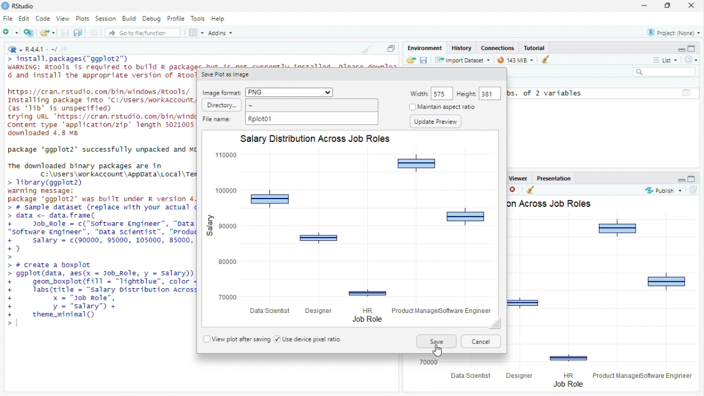 The width and height of the screenshot is (704, 396). Describe the element at coordinates (307, 340) in the screenshot. I see `use device pixel ratio` at that location.